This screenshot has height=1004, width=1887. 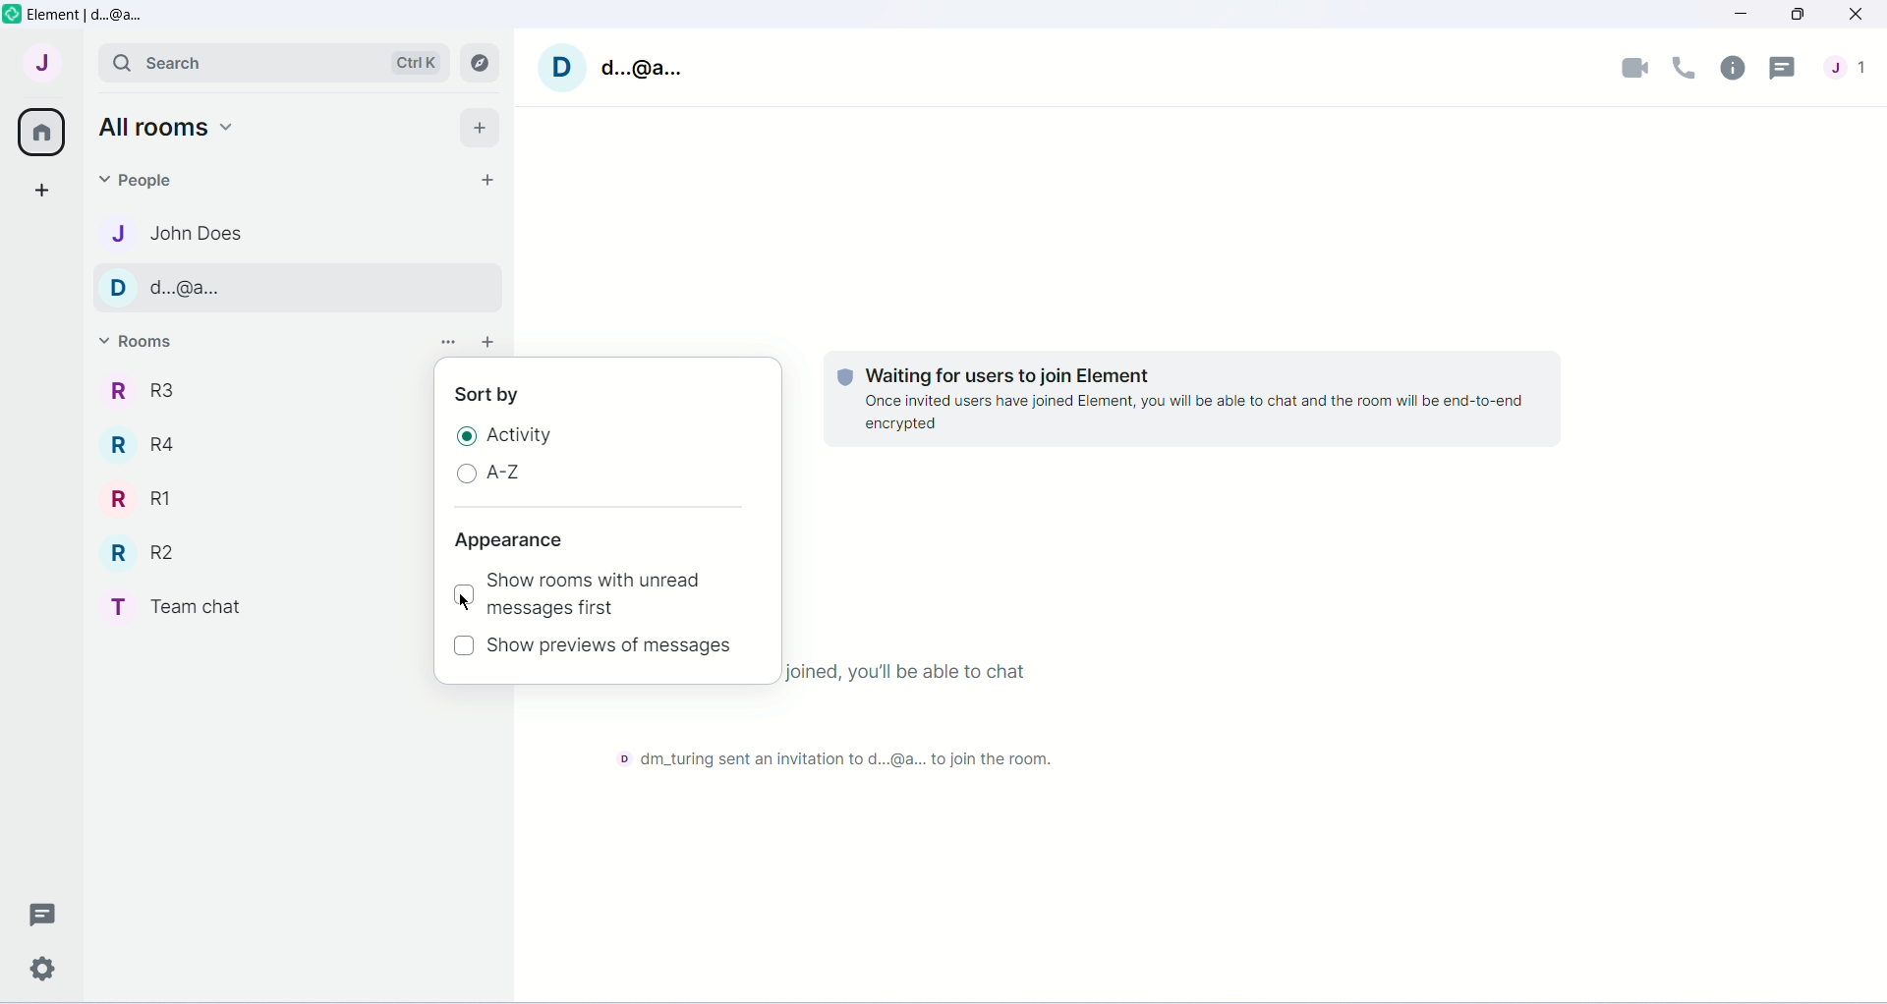 I want to click on Threads, so click(x=1787, y=68).